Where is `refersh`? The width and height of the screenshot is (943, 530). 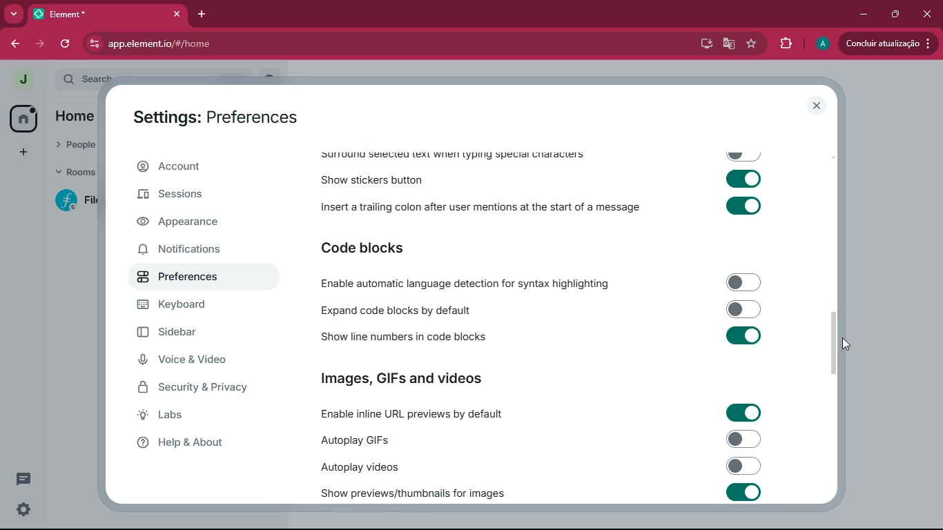
refersh is located at coordinates (66, 43).